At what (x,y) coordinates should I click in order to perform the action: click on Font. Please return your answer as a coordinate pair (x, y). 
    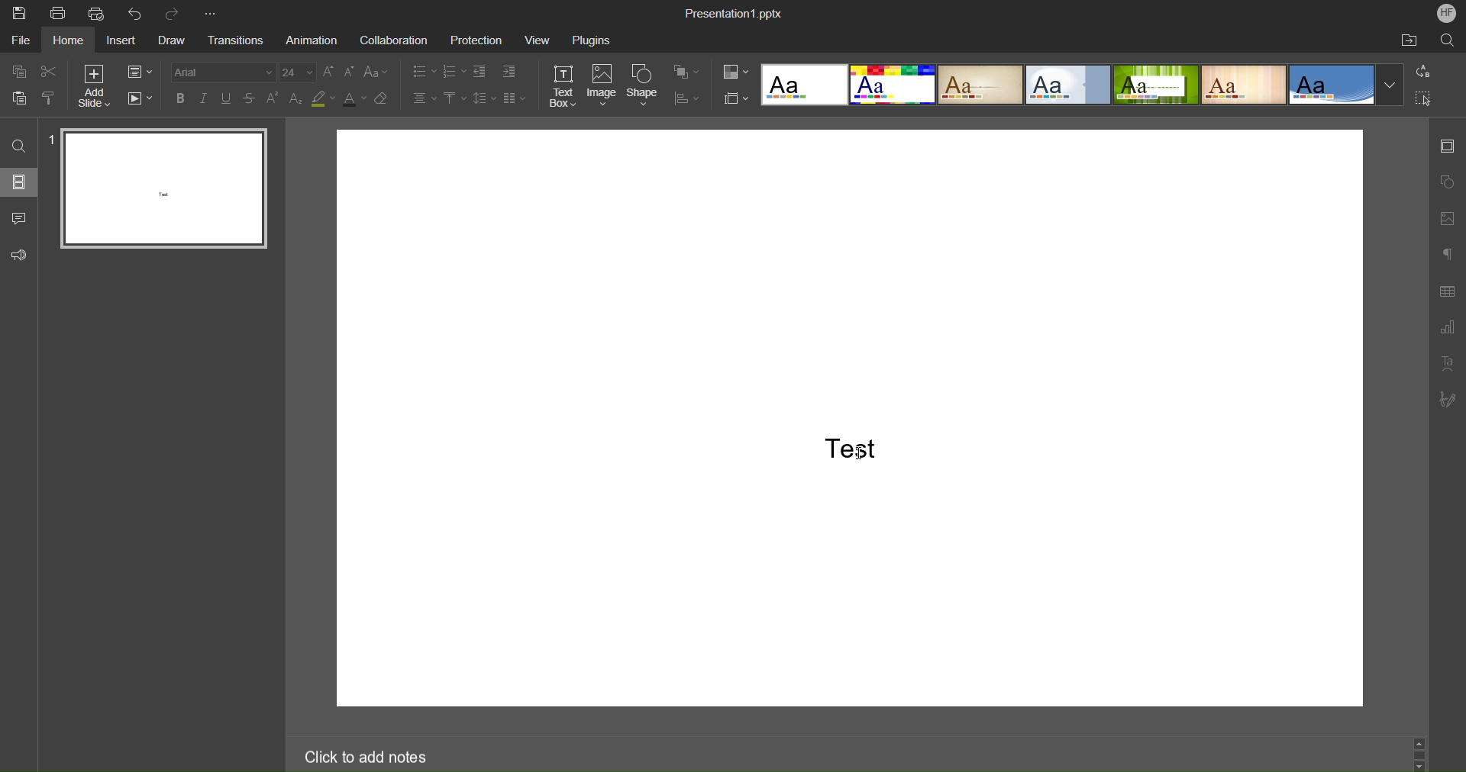
    Looking at the image, I should click on (224, 72).